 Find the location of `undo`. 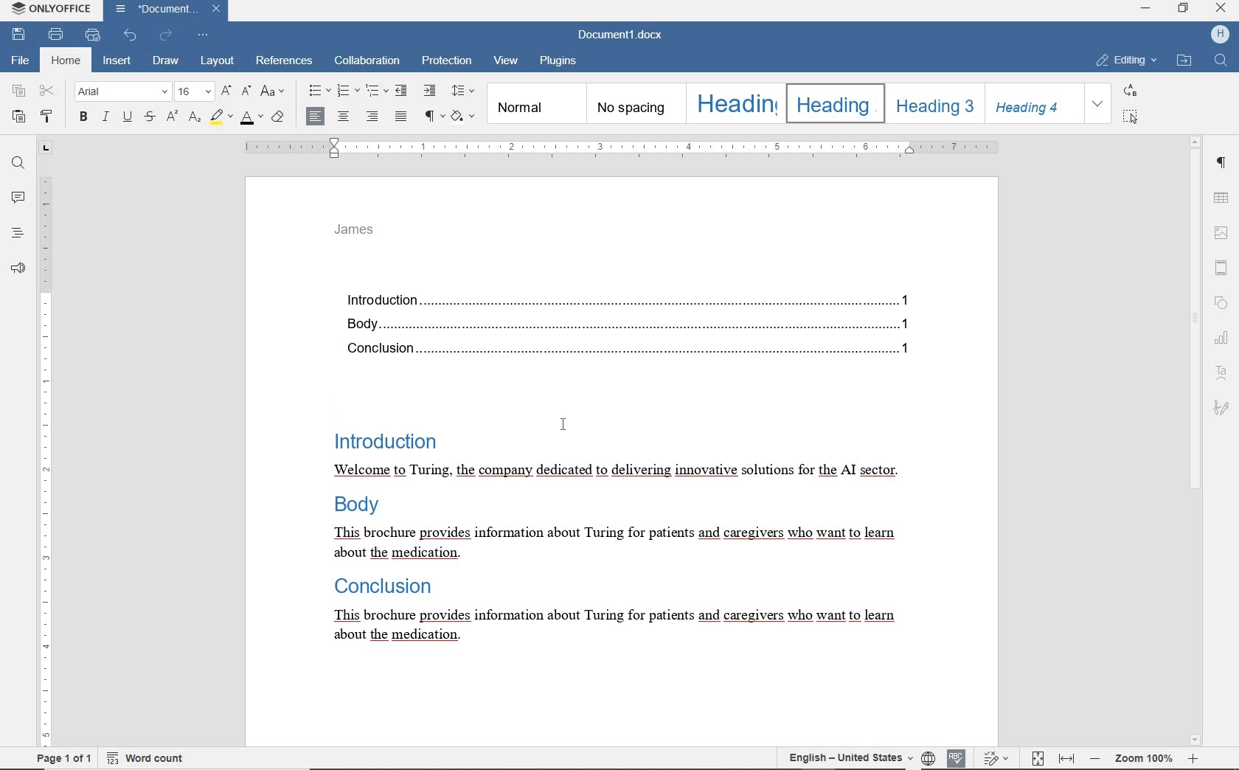

undo is located at coordinates (131, 34).